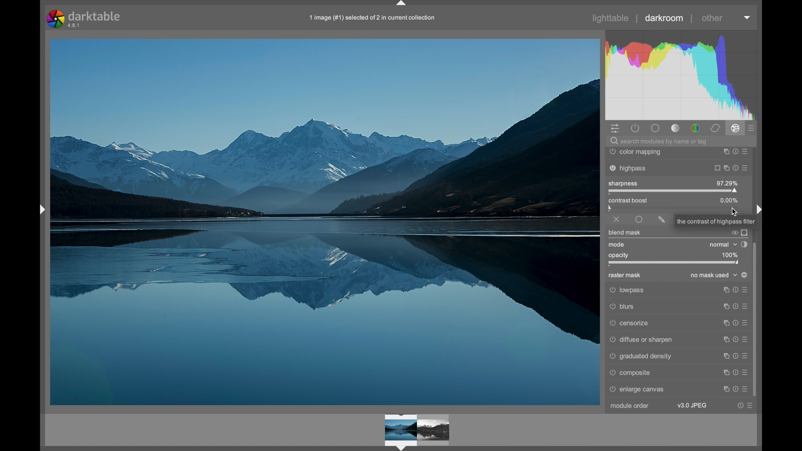 The image size is (802, 451). I want to click on show active modules only, so click(635, 128).